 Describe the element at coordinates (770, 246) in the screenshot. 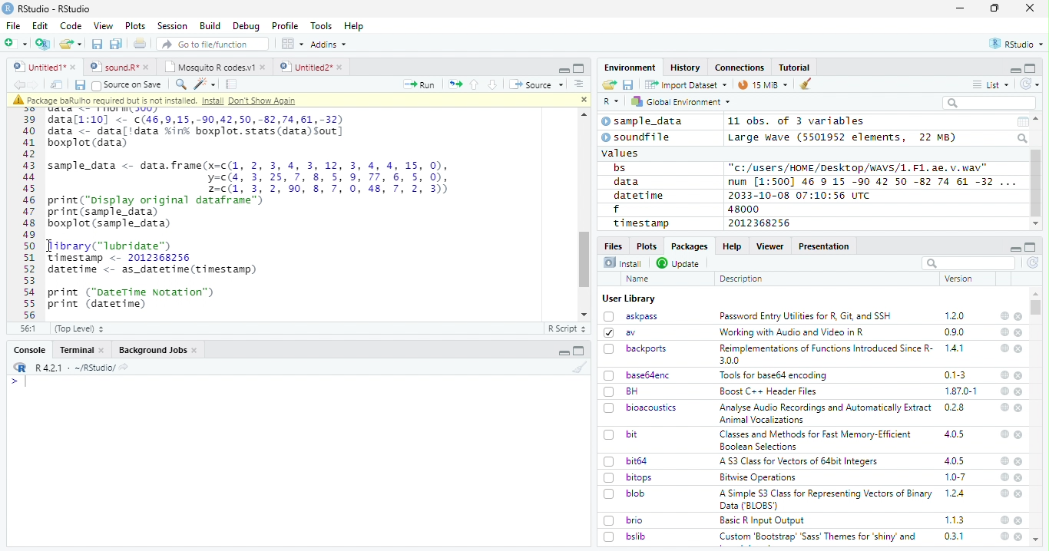

I see `Viewer` at that location.